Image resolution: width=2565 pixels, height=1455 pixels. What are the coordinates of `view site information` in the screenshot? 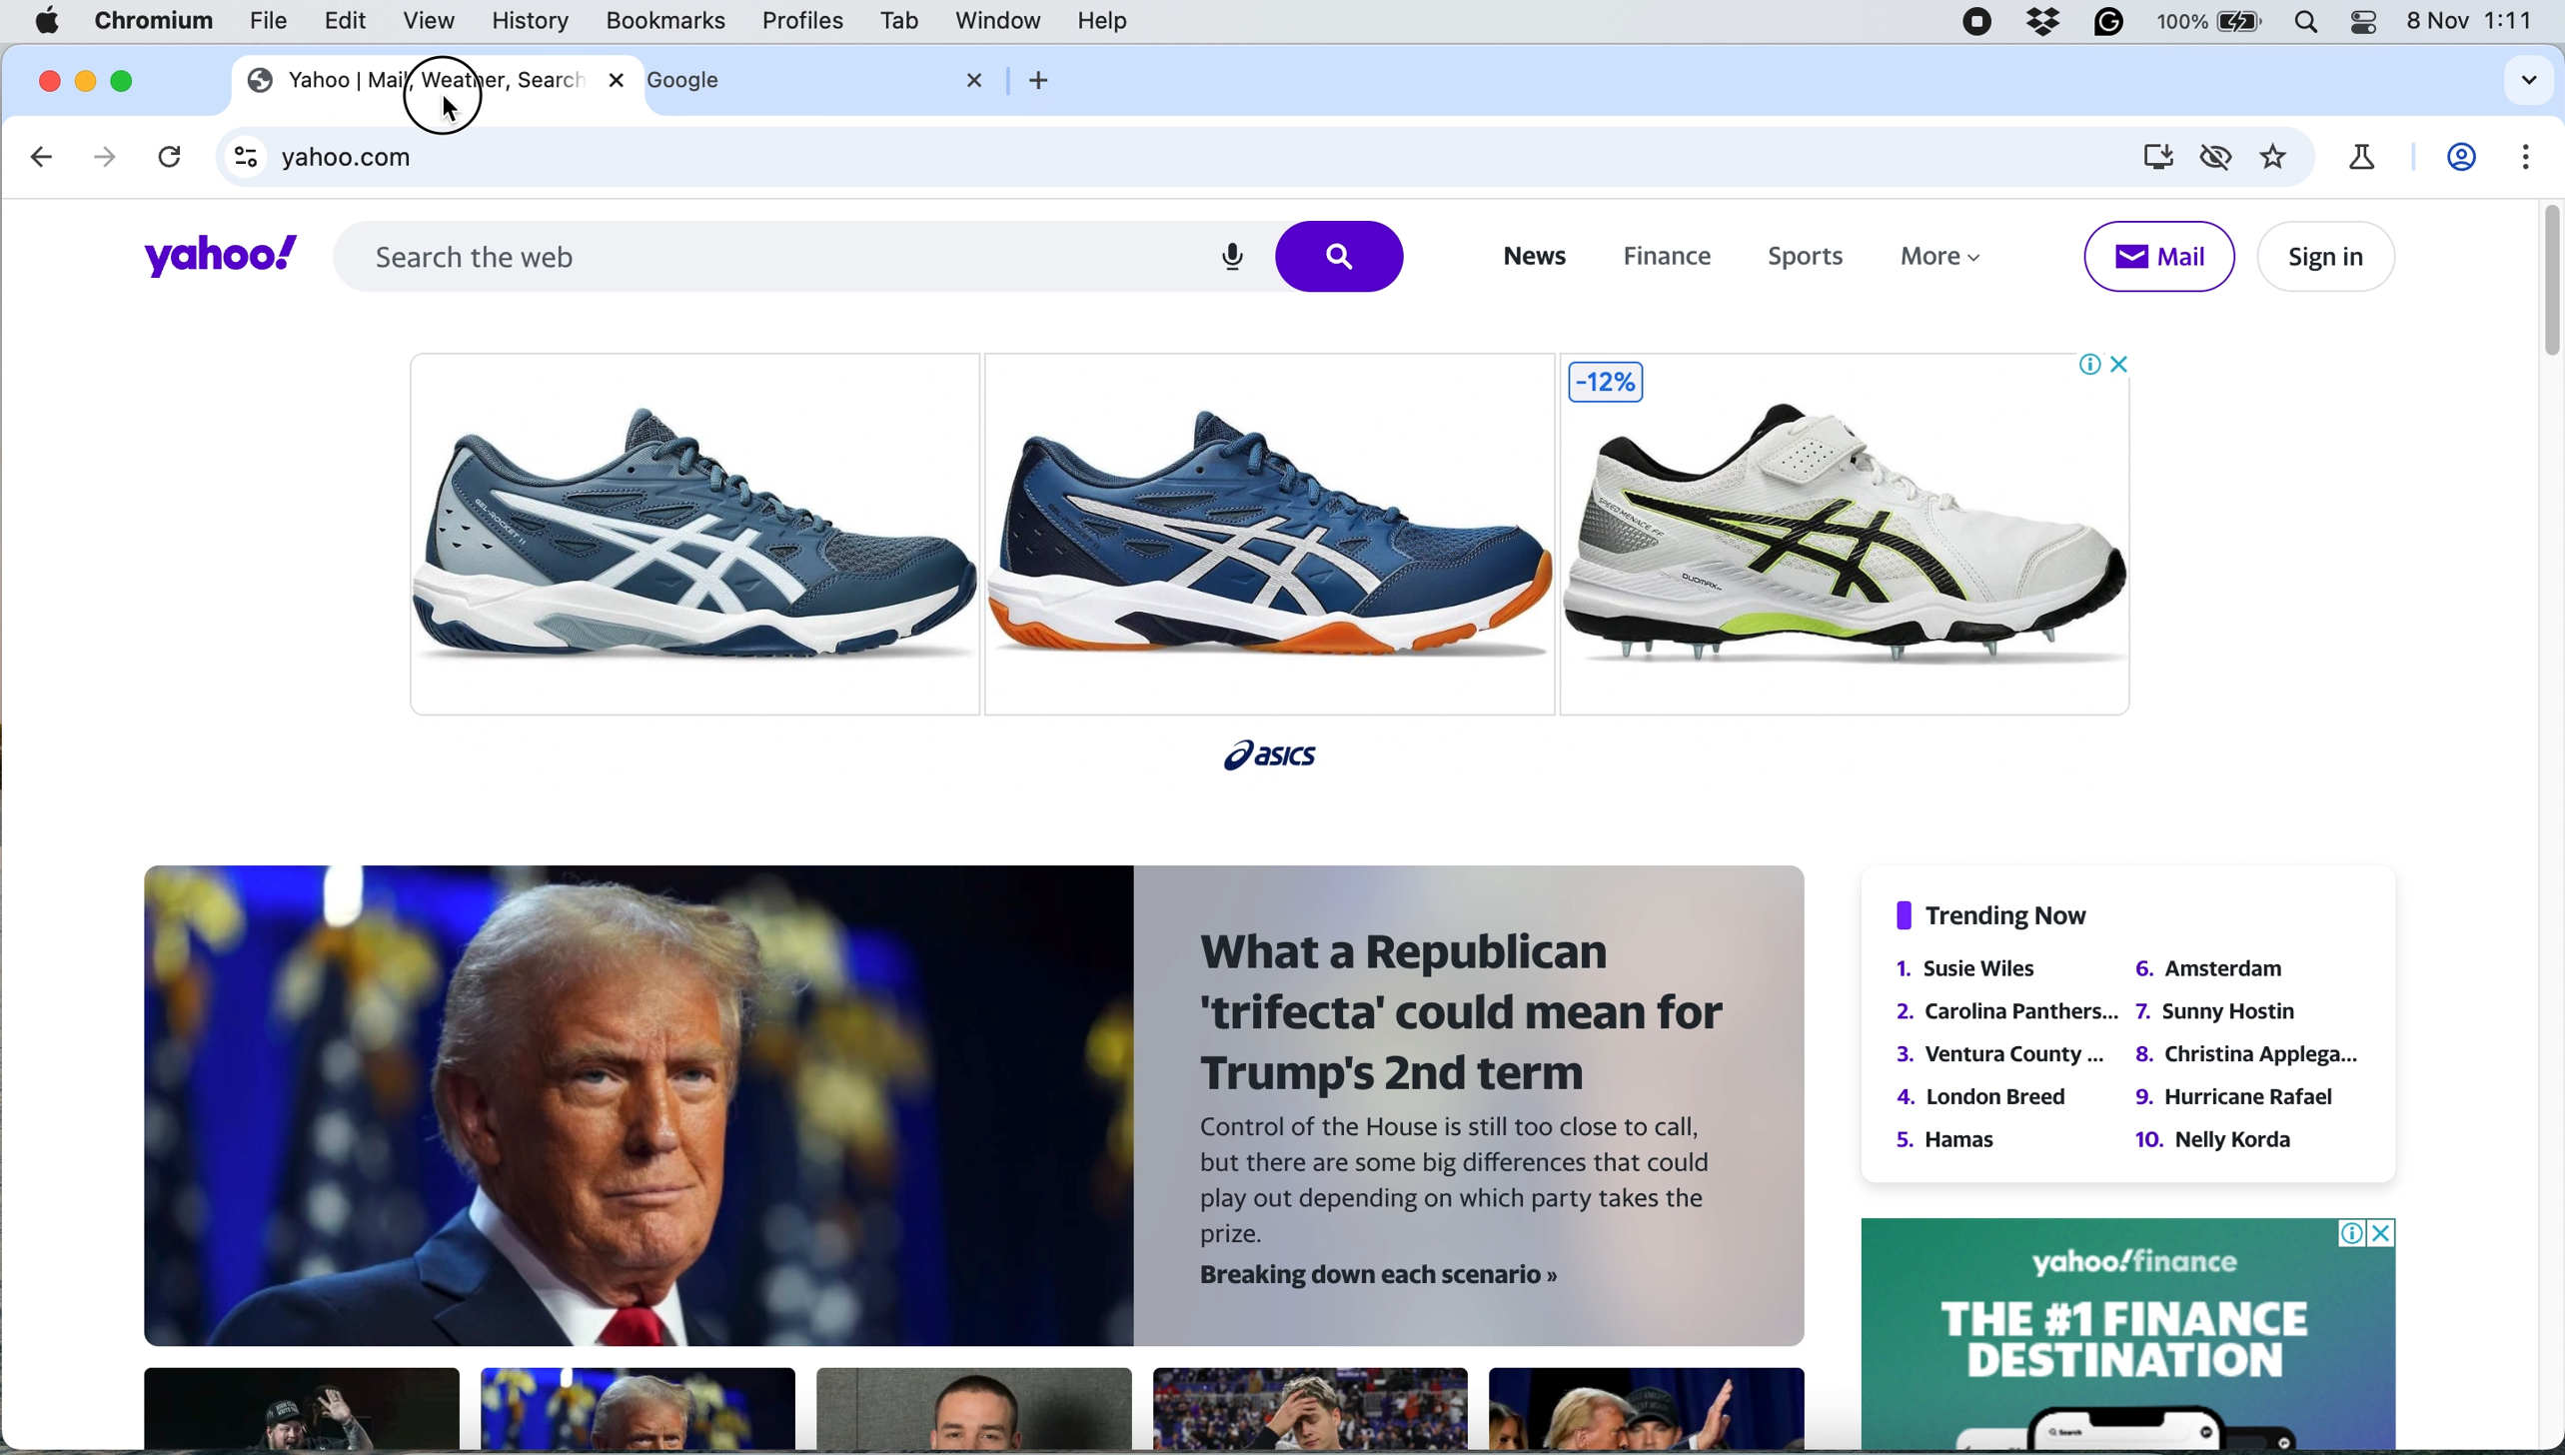 It's located at (248, 162).